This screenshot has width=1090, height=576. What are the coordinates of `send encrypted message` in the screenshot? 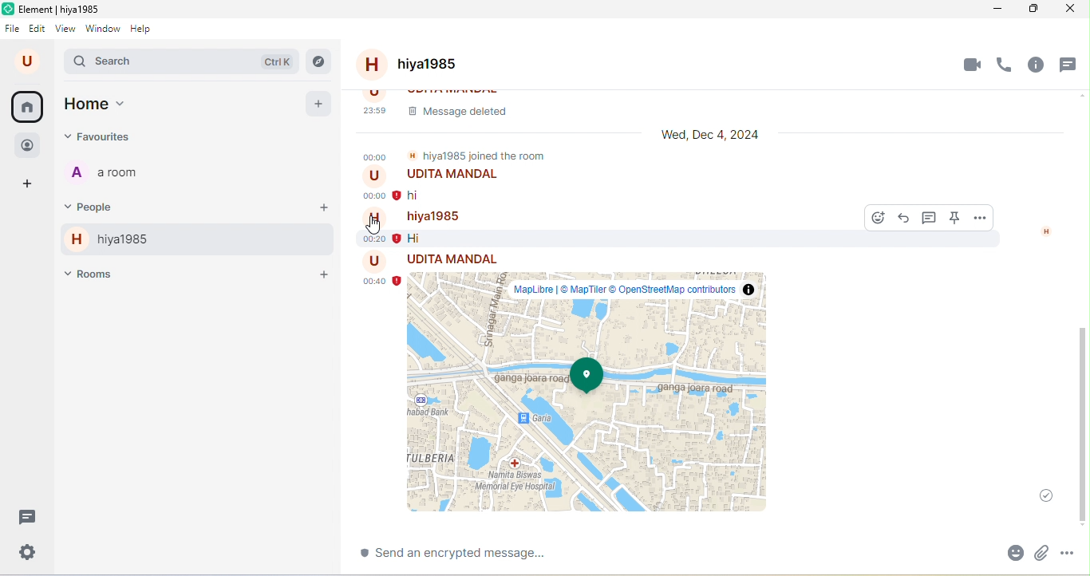 It's located at (492, 554).